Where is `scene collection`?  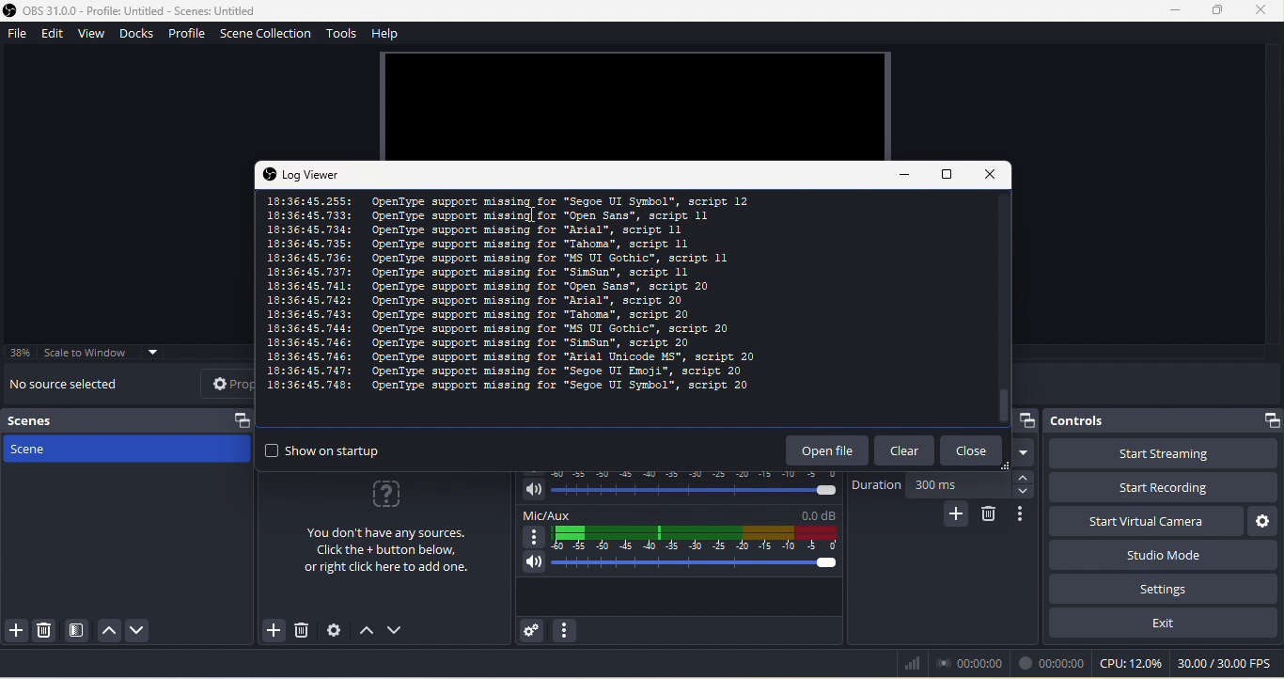
scene collection is located at coordinates (268, 35).